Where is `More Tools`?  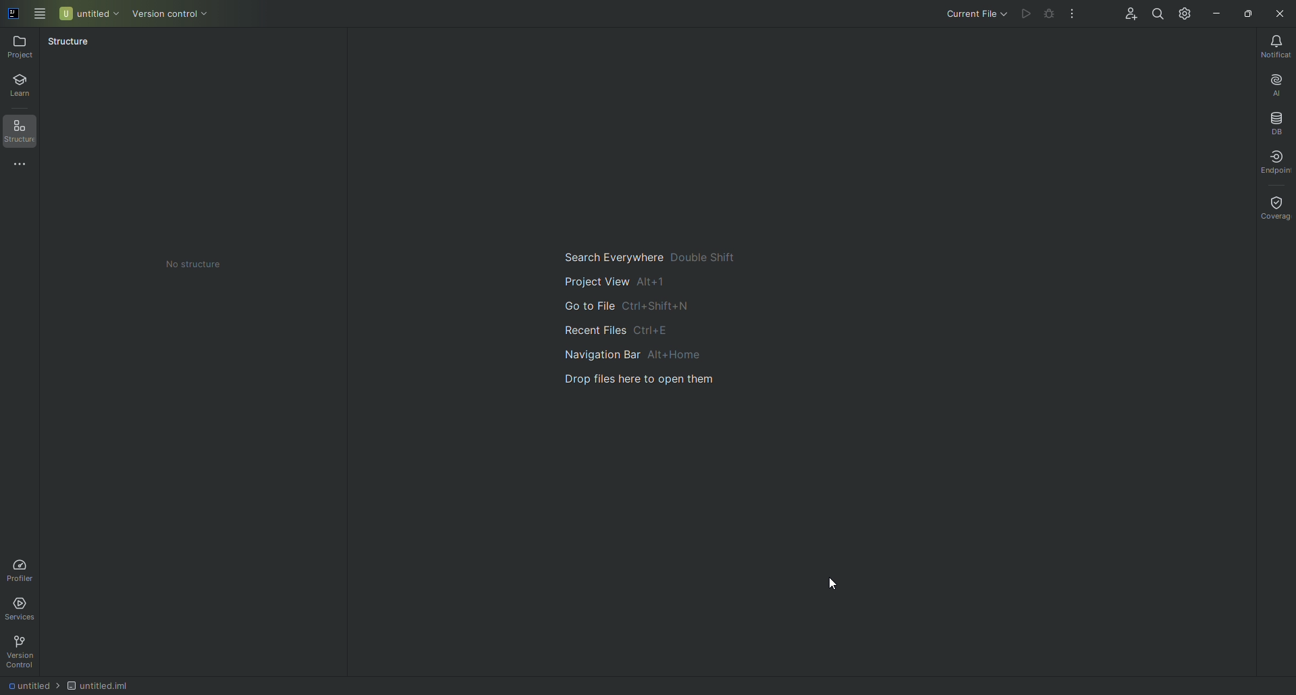
More Tools is located at coordinates (23, 168).